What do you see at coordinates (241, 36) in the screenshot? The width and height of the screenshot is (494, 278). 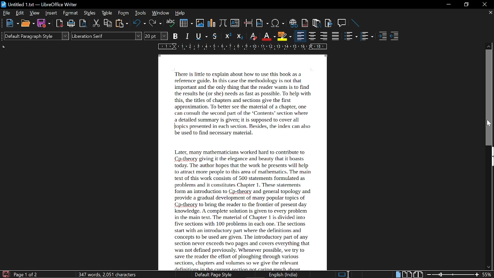 I see `subscript` at bounding box center [241, 36].